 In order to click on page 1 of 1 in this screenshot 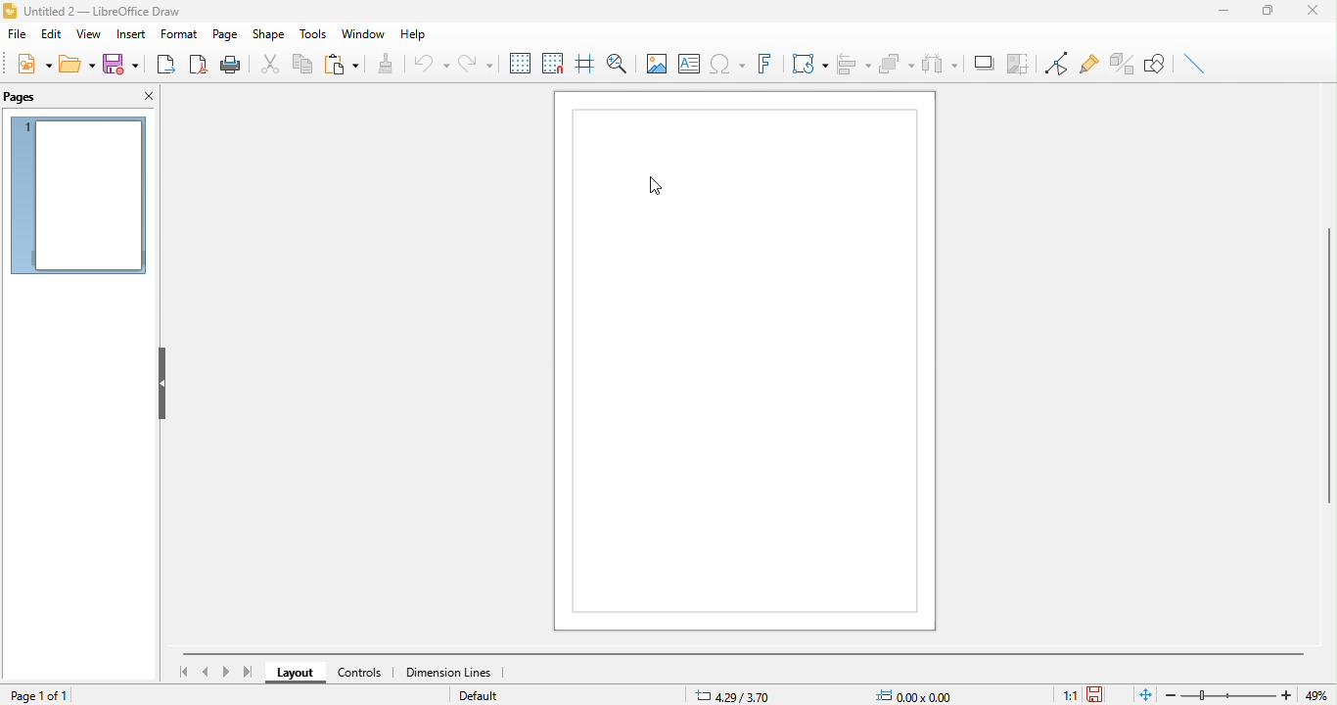, I will do `click(53, 697)`.